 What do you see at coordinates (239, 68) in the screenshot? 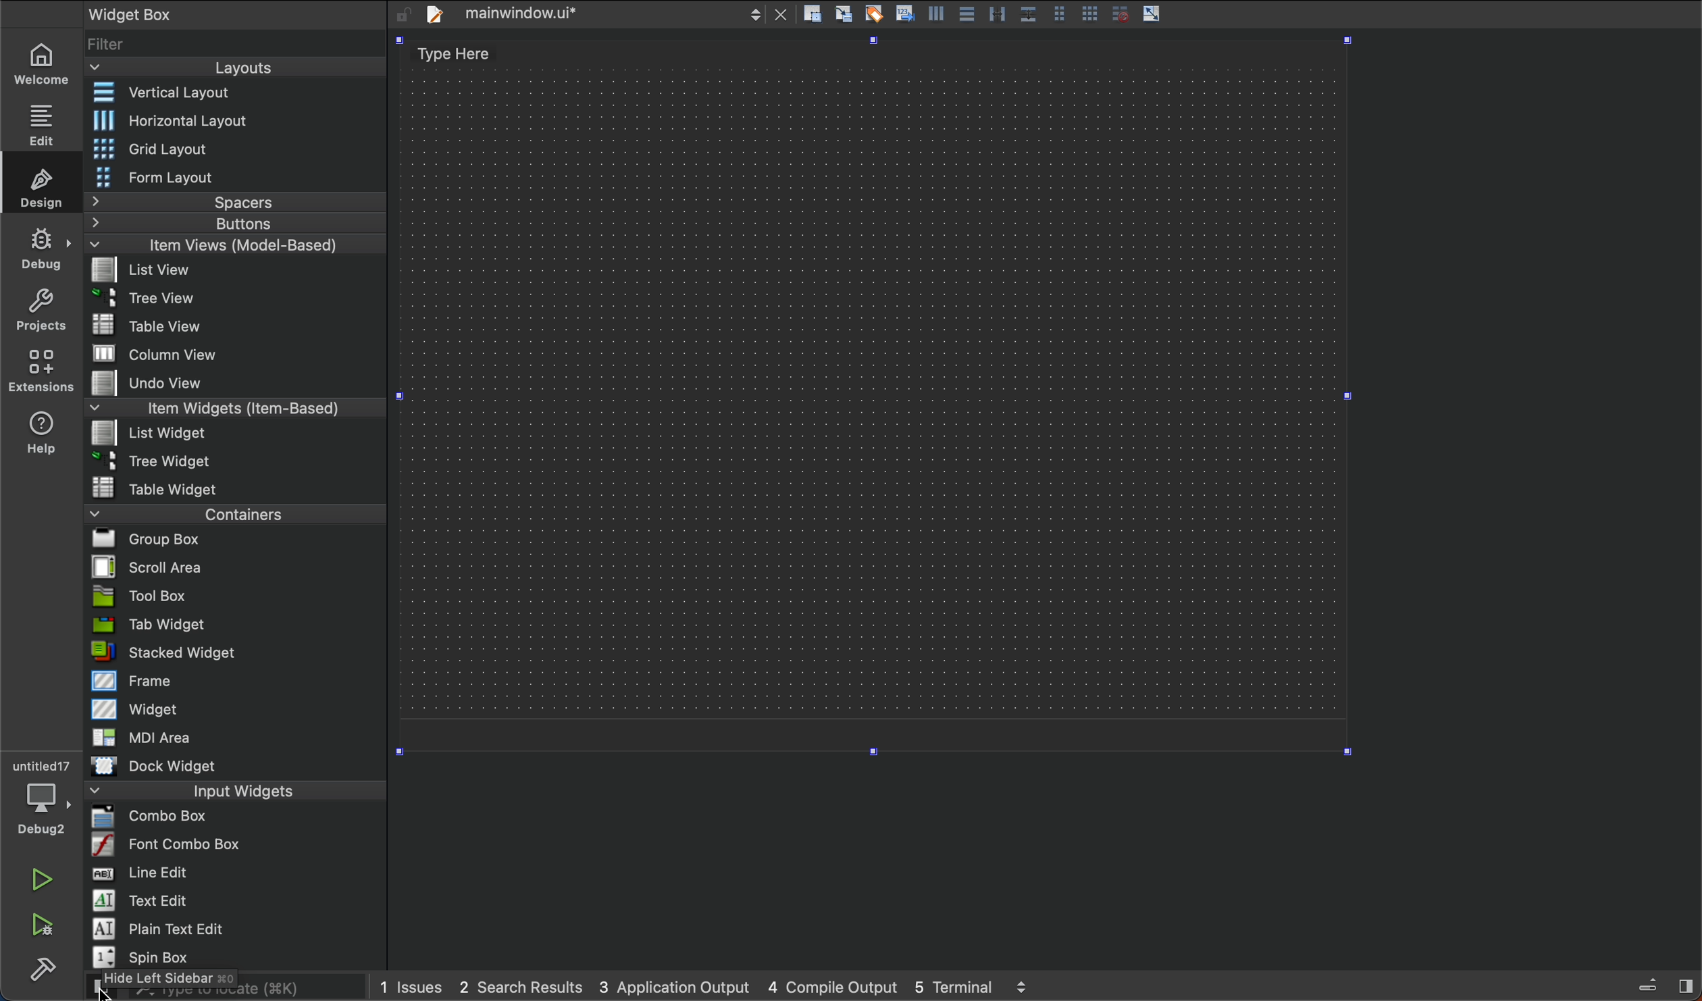
I see `Layouts` at bounding box center [239, 68].